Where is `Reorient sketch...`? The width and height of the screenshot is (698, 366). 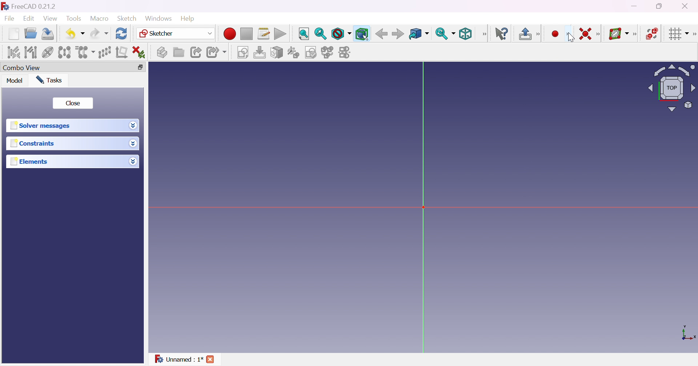 Reorient sketch... is located at coordinates (293, 53).